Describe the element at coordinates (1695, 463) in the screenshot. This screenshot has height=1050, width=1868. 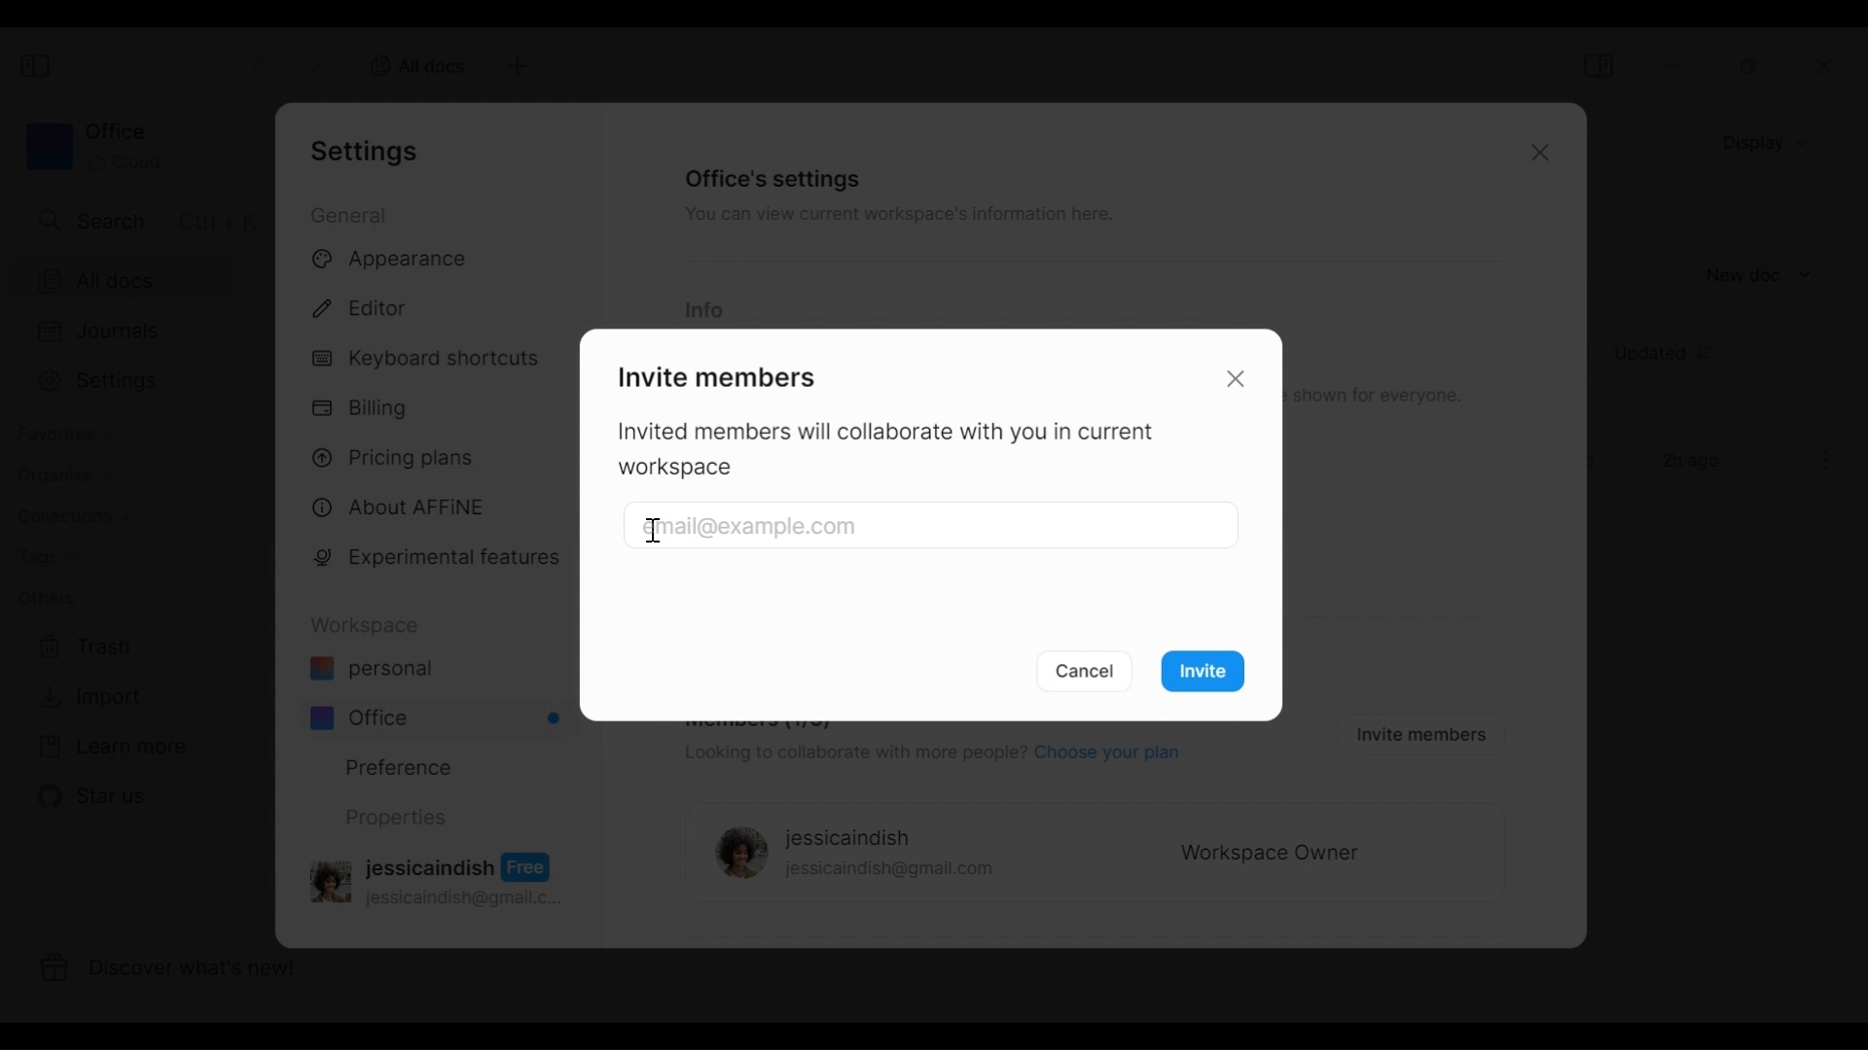
I see `2h ago` at that location.